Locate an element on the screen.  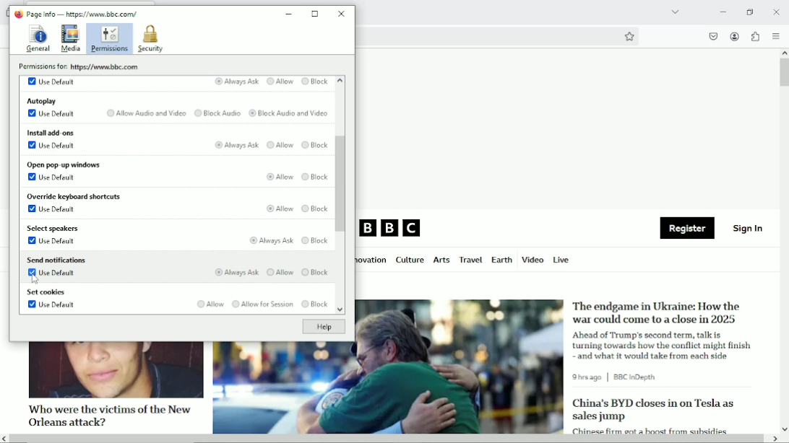
Media is located at coordinates (71, 39).